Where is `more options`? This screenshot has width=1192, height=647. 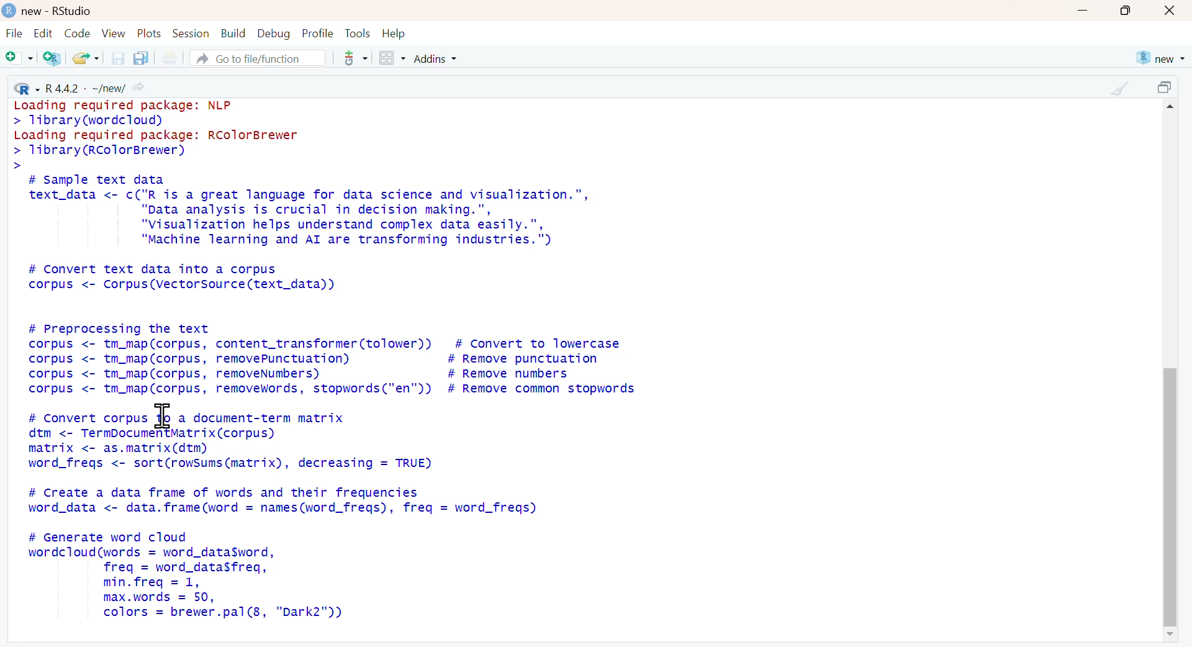 more options is located at coordinates (354, 58).